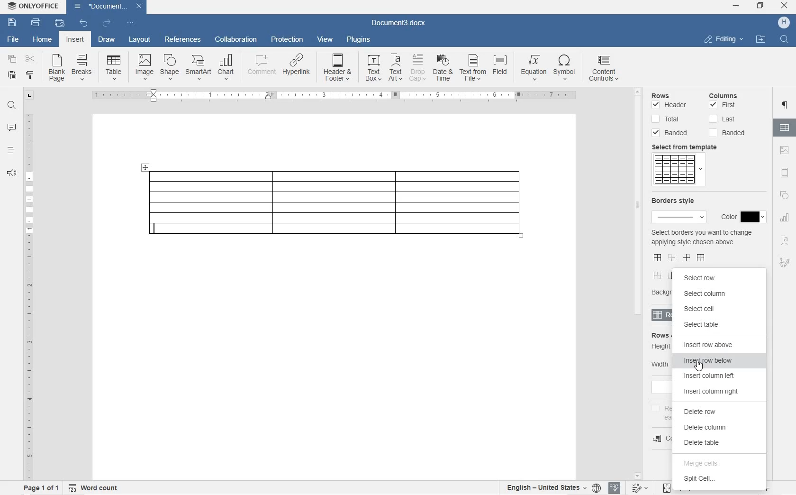  What do you see at coordinates (742, 216) in the screenshot?
I see `Border Style Color` at bounding box center [742, 216].